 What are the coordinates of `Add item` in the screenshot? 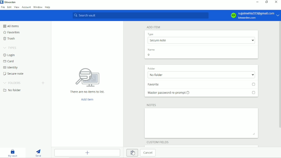 It's located at (88, 153).